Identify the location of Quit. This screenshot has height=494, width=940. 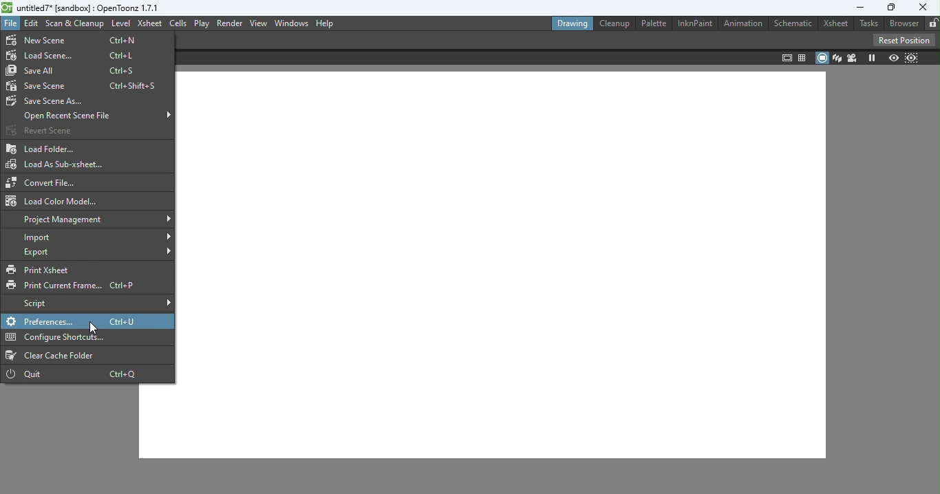
(78, 374).